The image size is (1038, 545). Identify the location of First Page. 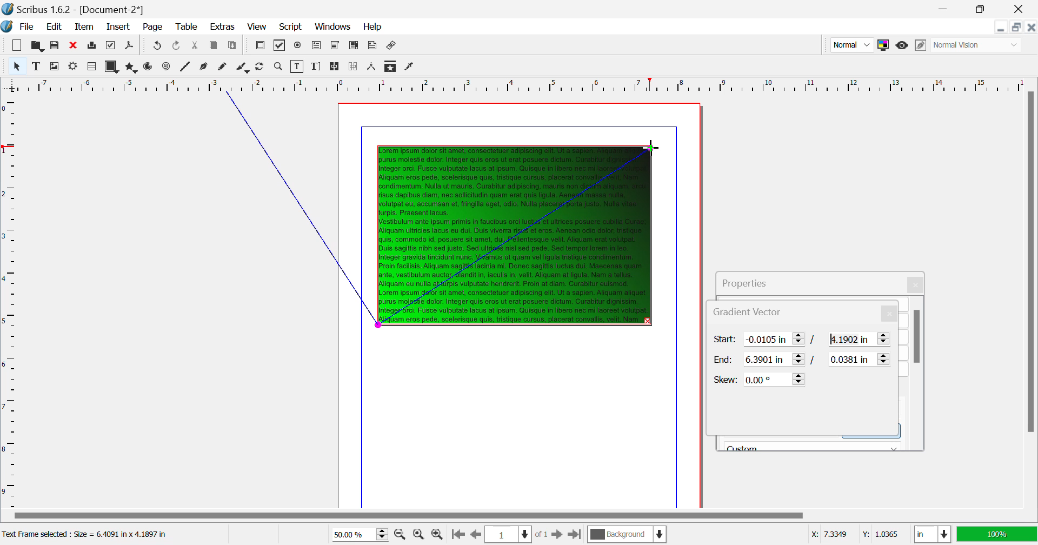
(457, 535).